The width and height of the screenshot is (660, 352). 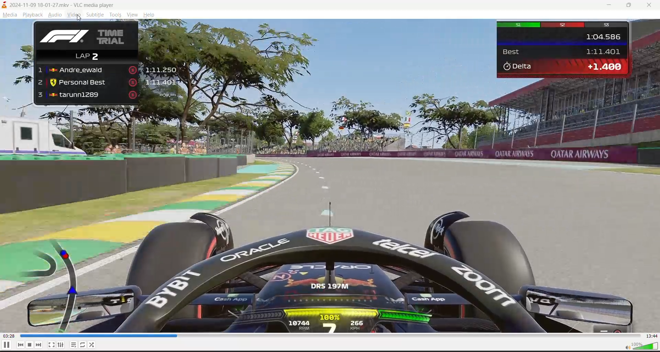 What do you see at coordinates (80, 18) in the screenshot?
I see `Cursor` at bounding box center [80, 18].